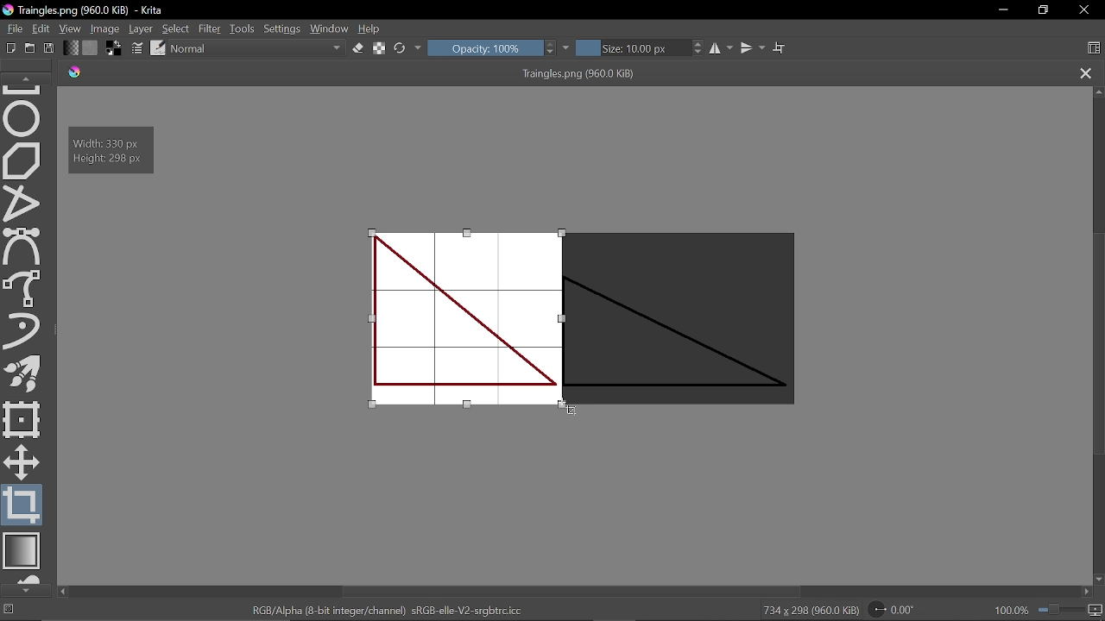 The image size is (1105, 621). Describe the element at coordinates (22, 330) in the screenshot. I see `Dynamic brush tool` at that location.